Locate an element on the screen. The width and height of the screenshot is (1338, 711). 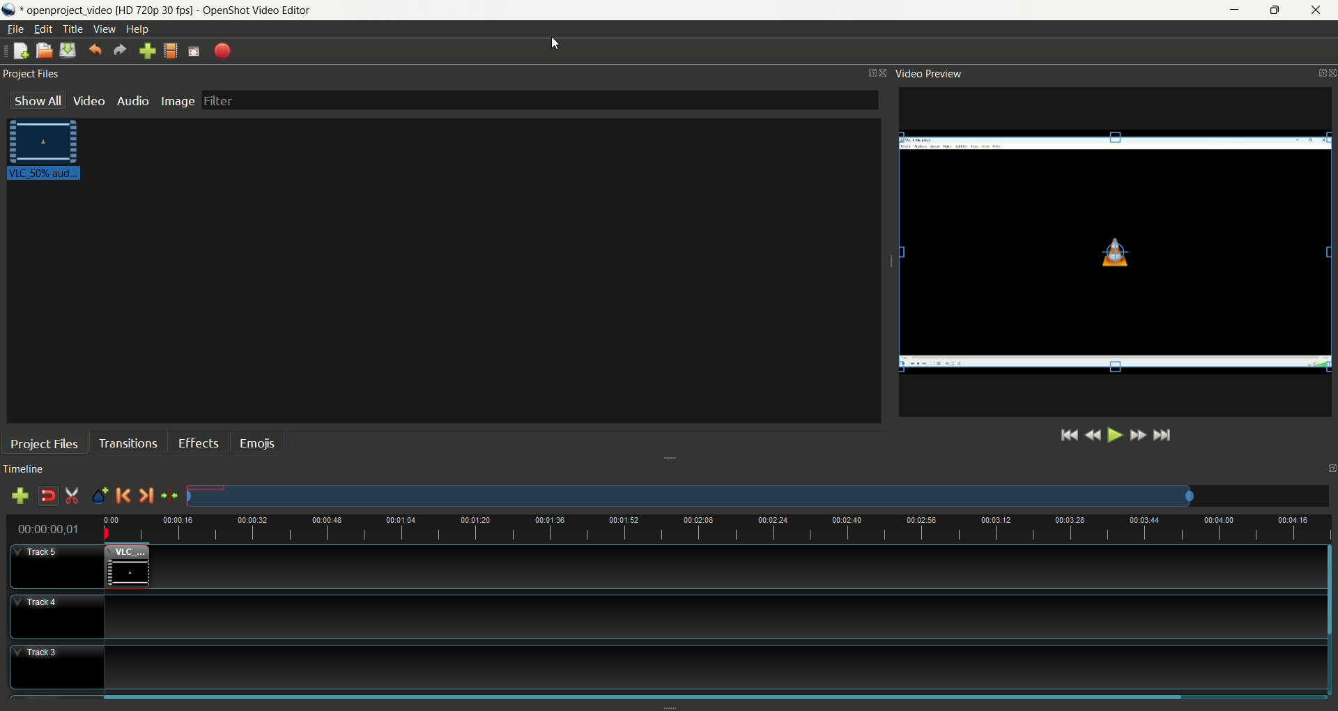
close is located at coordinates (1318, 11).